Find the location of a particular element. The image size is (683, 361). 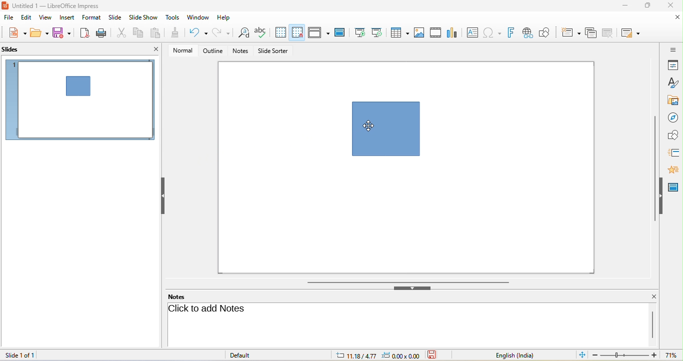

text box is located at coordinates (473, 32).